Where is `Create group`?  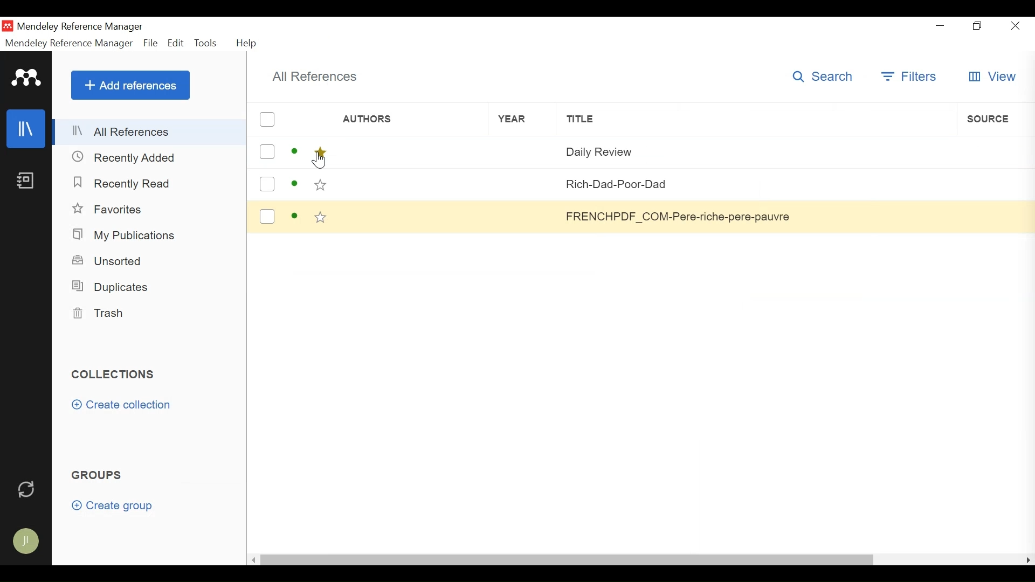 Create group is located at coordinates (112, 505).